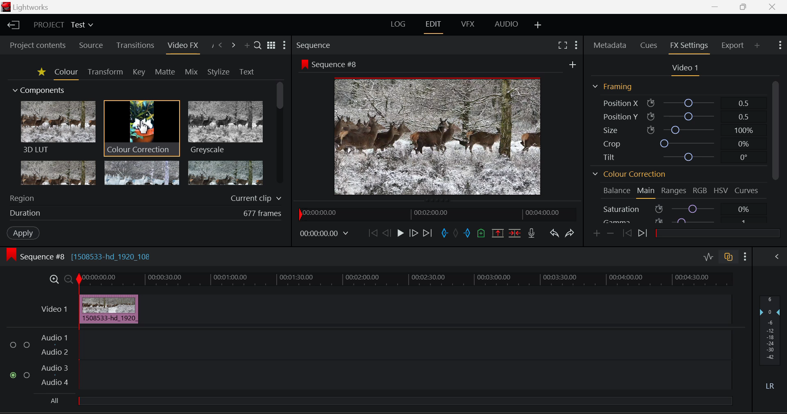 The image size is (787, 414). Describe the element at coordinates (434, 26) in the screenshot. I see `EDIT Layout Open` at that location.